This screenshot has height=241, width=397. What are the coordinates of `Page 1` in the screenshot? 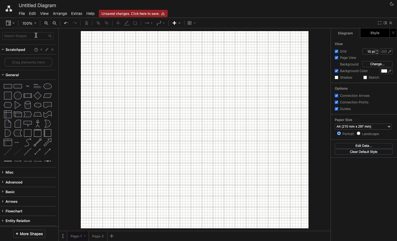 It's located at (78, 235).